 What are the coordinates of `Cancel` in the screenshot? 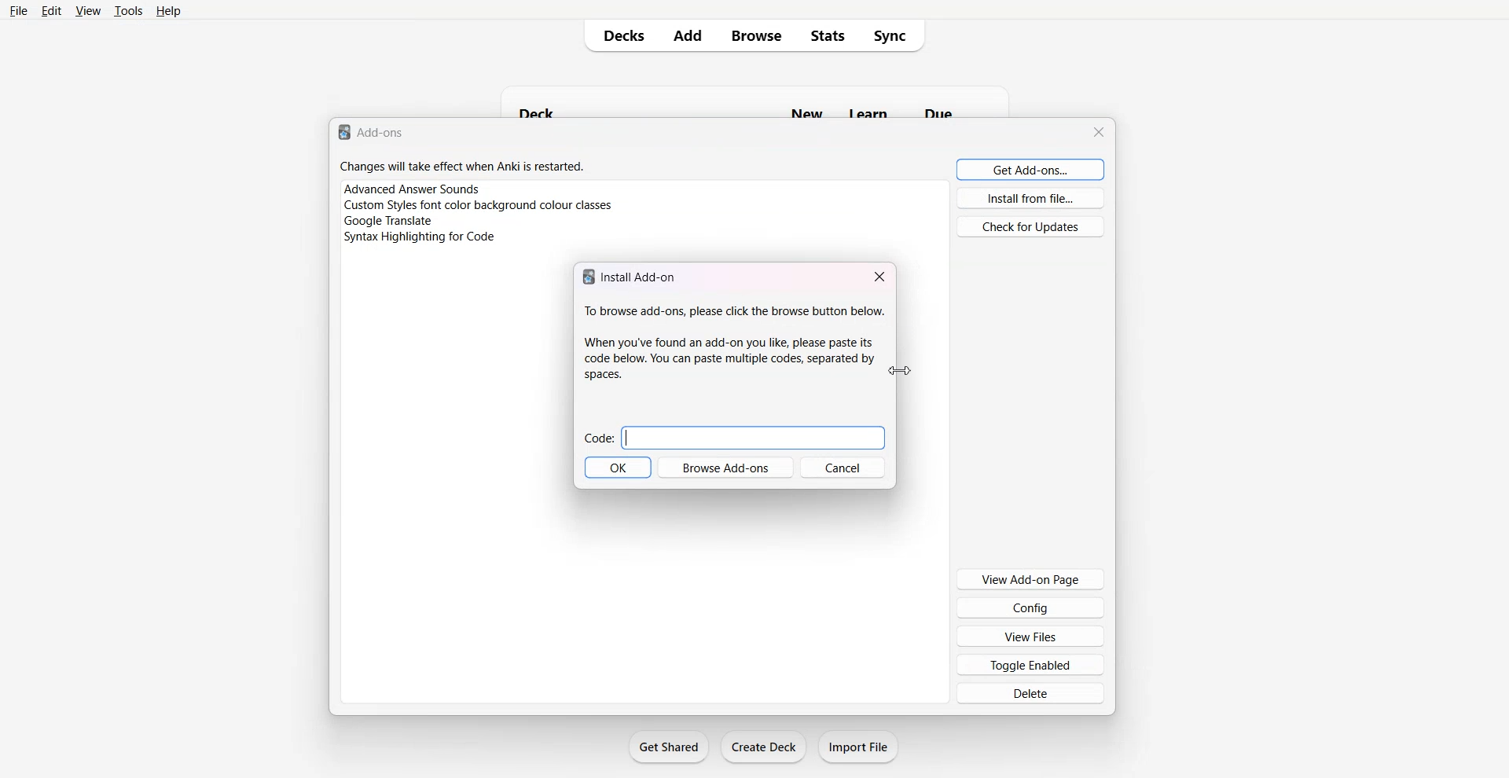 It's located at (843, 468).